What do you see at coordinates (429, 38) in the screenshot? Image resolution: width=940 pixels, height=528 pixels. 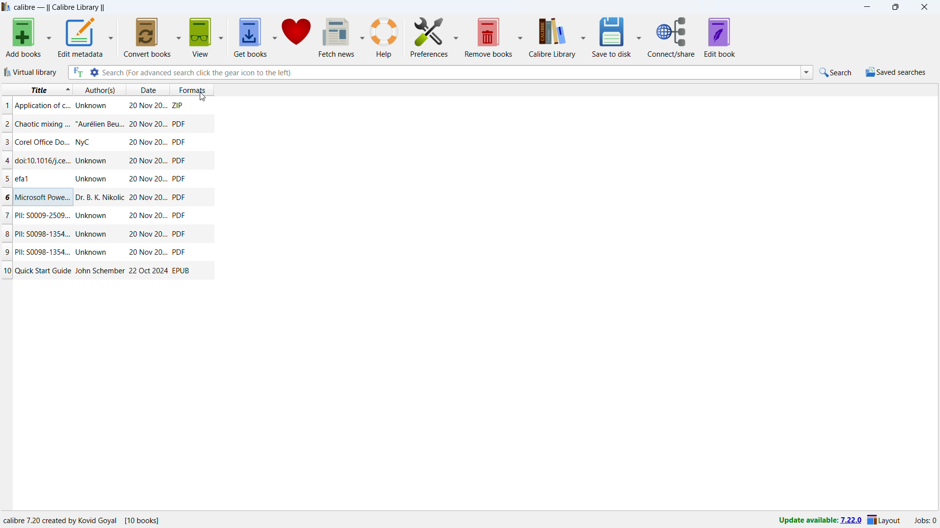 I see `preferences` at bounding box center [429, 38].